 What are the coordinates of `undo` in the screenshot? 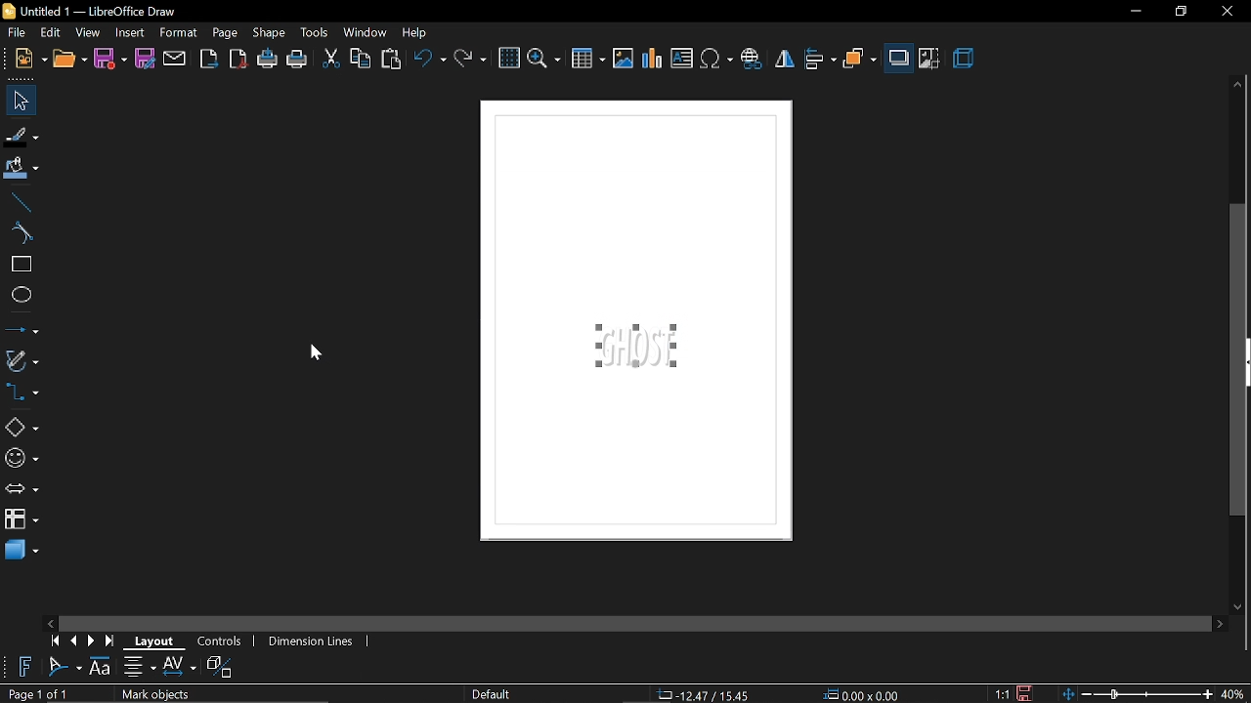 It's located at (429, 61).